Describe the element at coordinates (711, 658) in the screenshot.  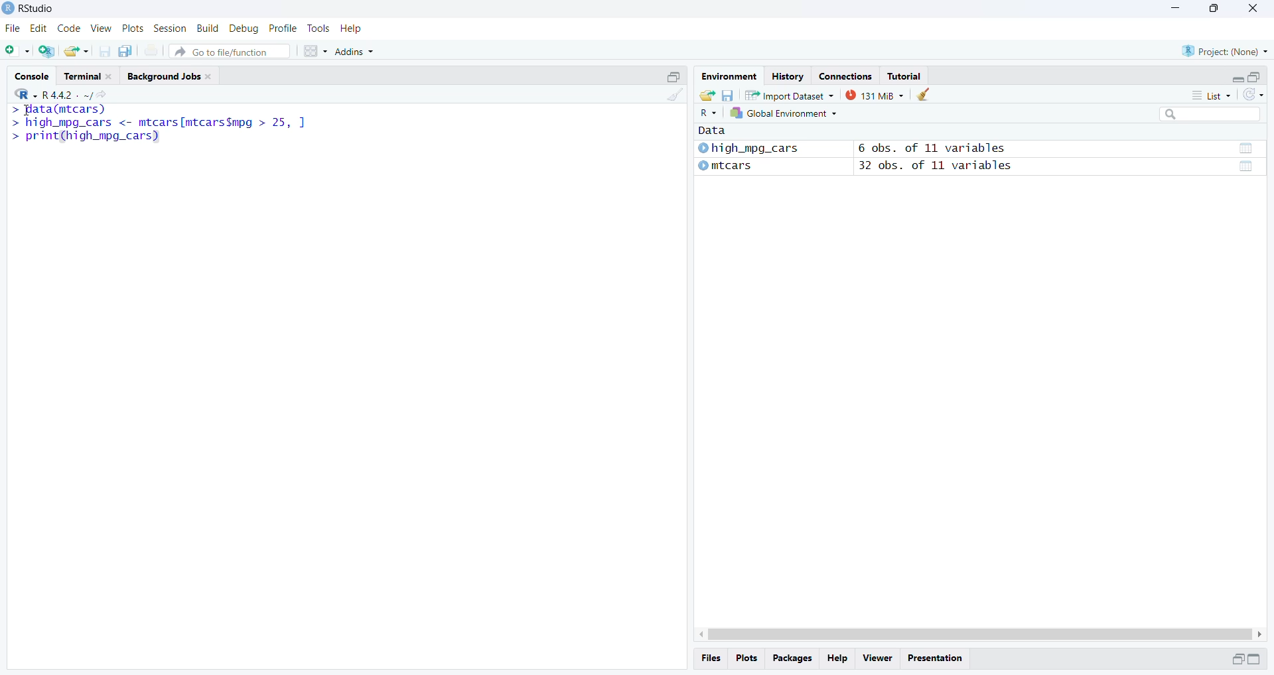
I see `Files` at that location.